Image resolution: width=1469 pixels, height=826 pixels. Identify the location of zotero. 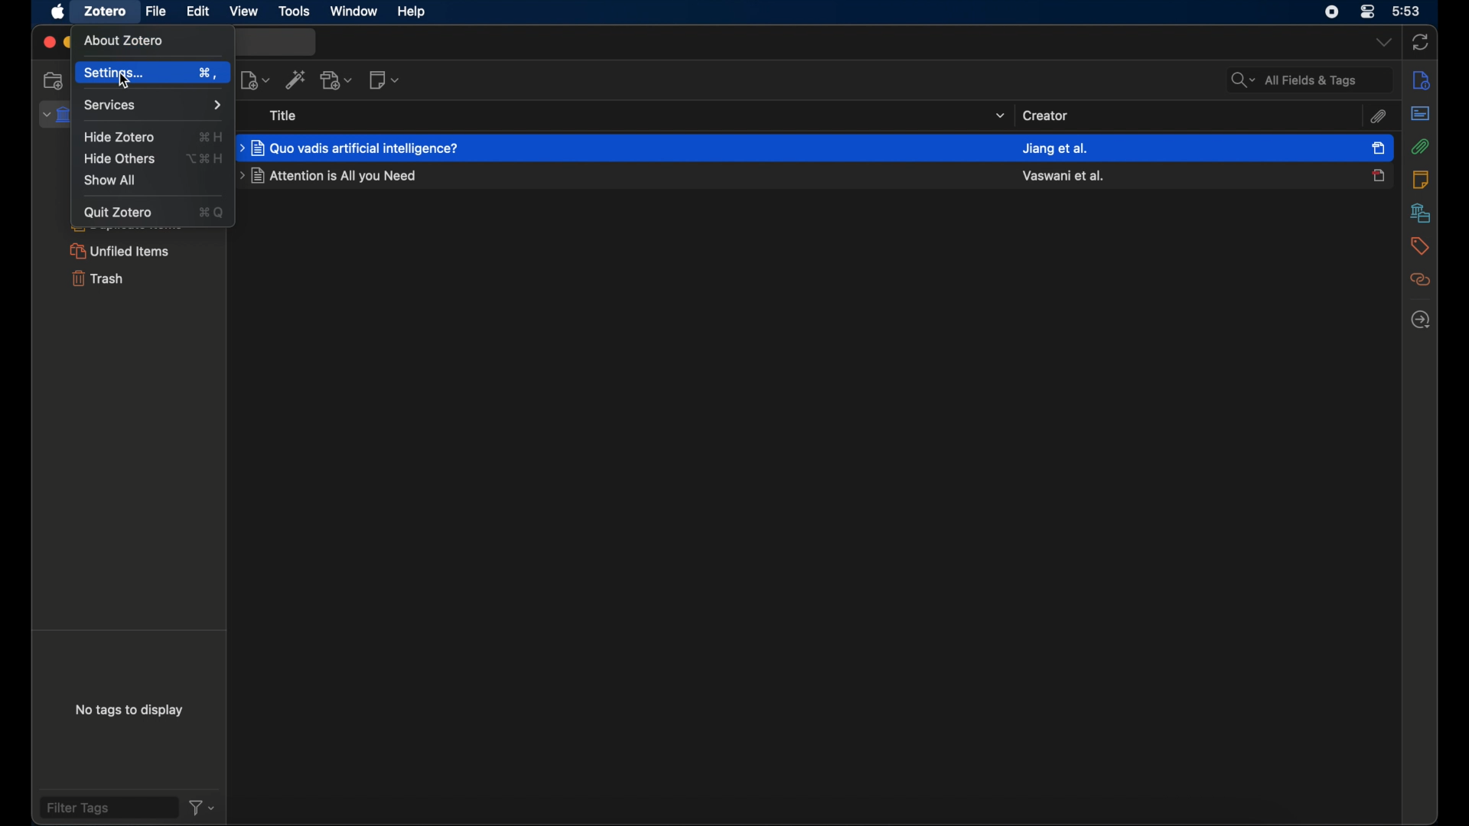
(106, 11).